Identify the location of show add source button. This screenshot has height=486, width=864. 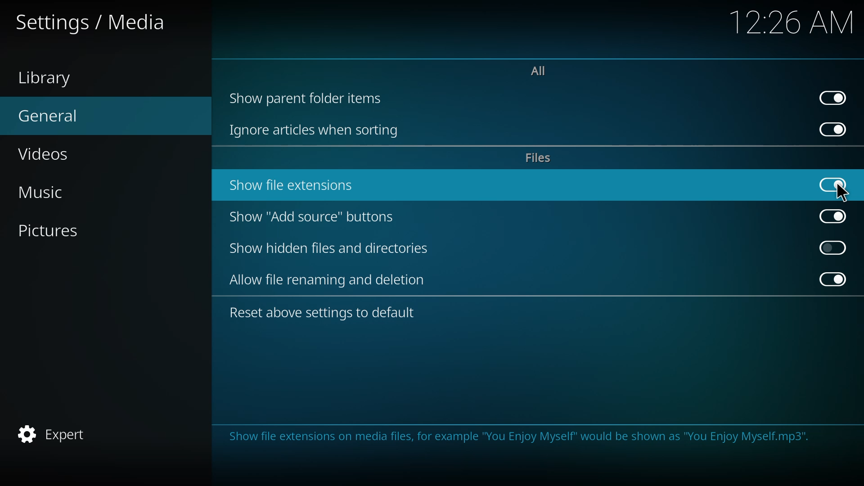
(312, 216).